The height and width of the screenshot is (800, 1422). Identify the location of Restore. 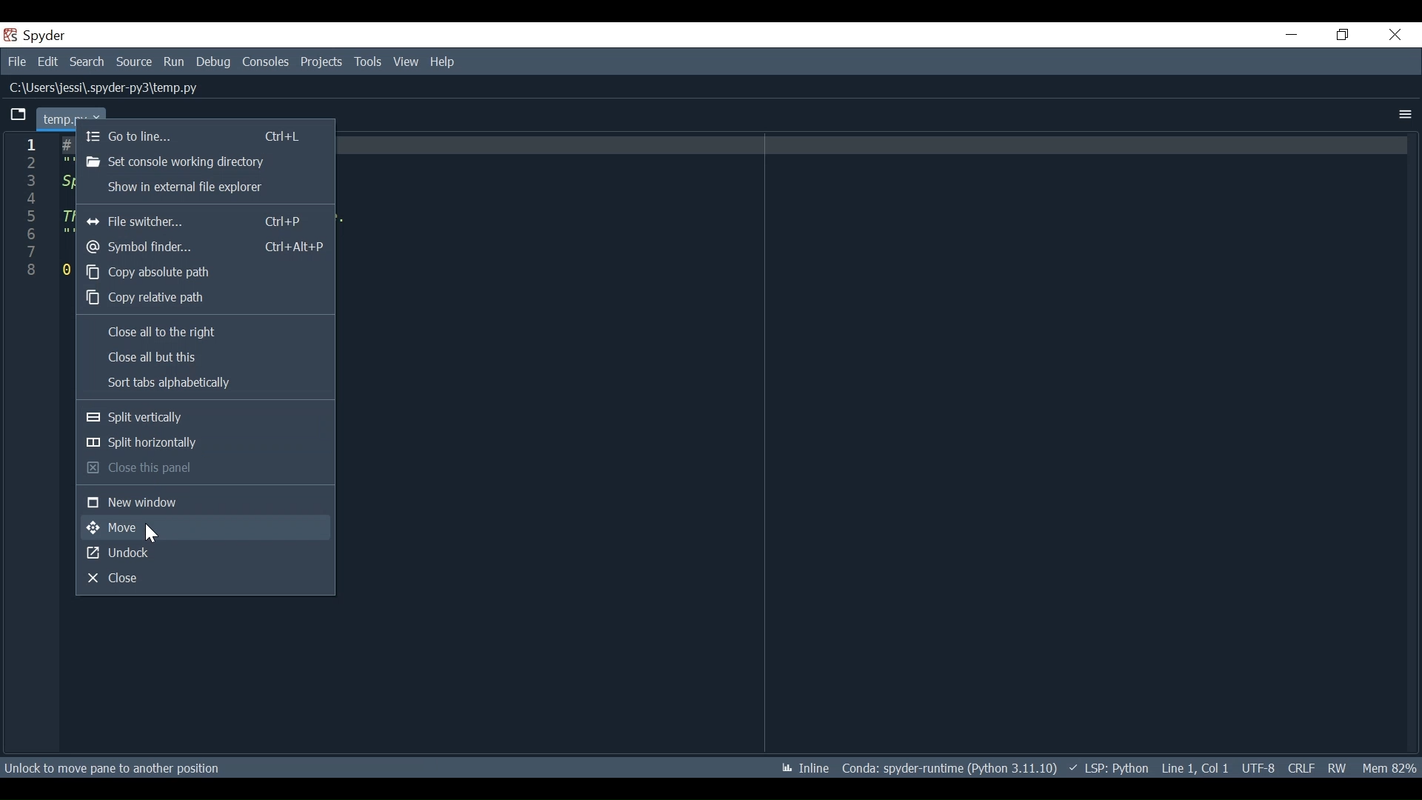
(1344, 34).